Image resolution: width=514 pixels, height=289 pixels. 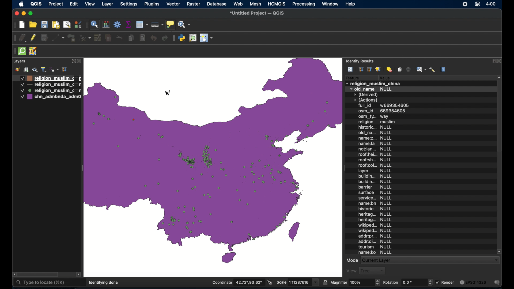 I want to click on copy features, so click(x=131, y=38).